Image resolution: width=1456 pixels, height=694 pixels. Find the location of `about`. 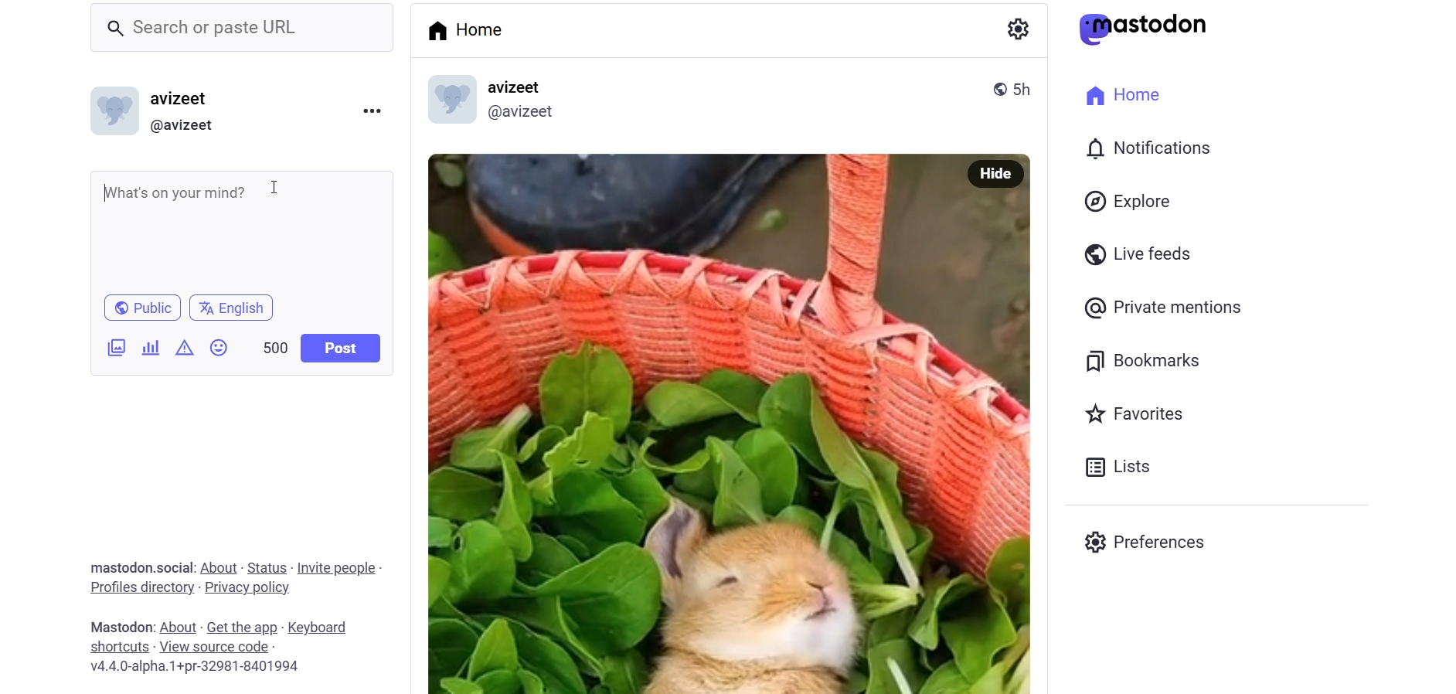

about is located at coordinates (179, 628).